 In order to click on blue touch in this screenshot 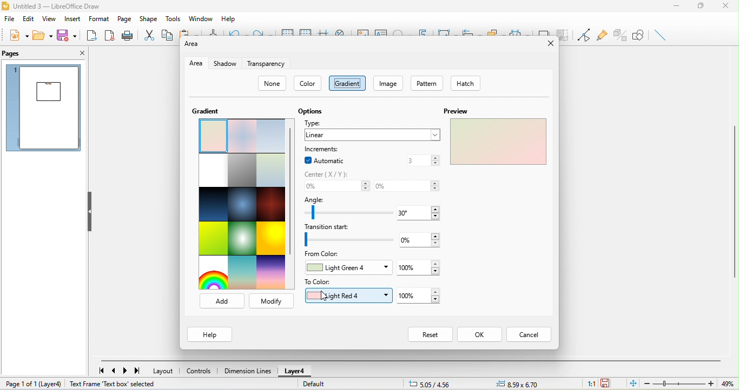, I will do `click(270, 137)`.